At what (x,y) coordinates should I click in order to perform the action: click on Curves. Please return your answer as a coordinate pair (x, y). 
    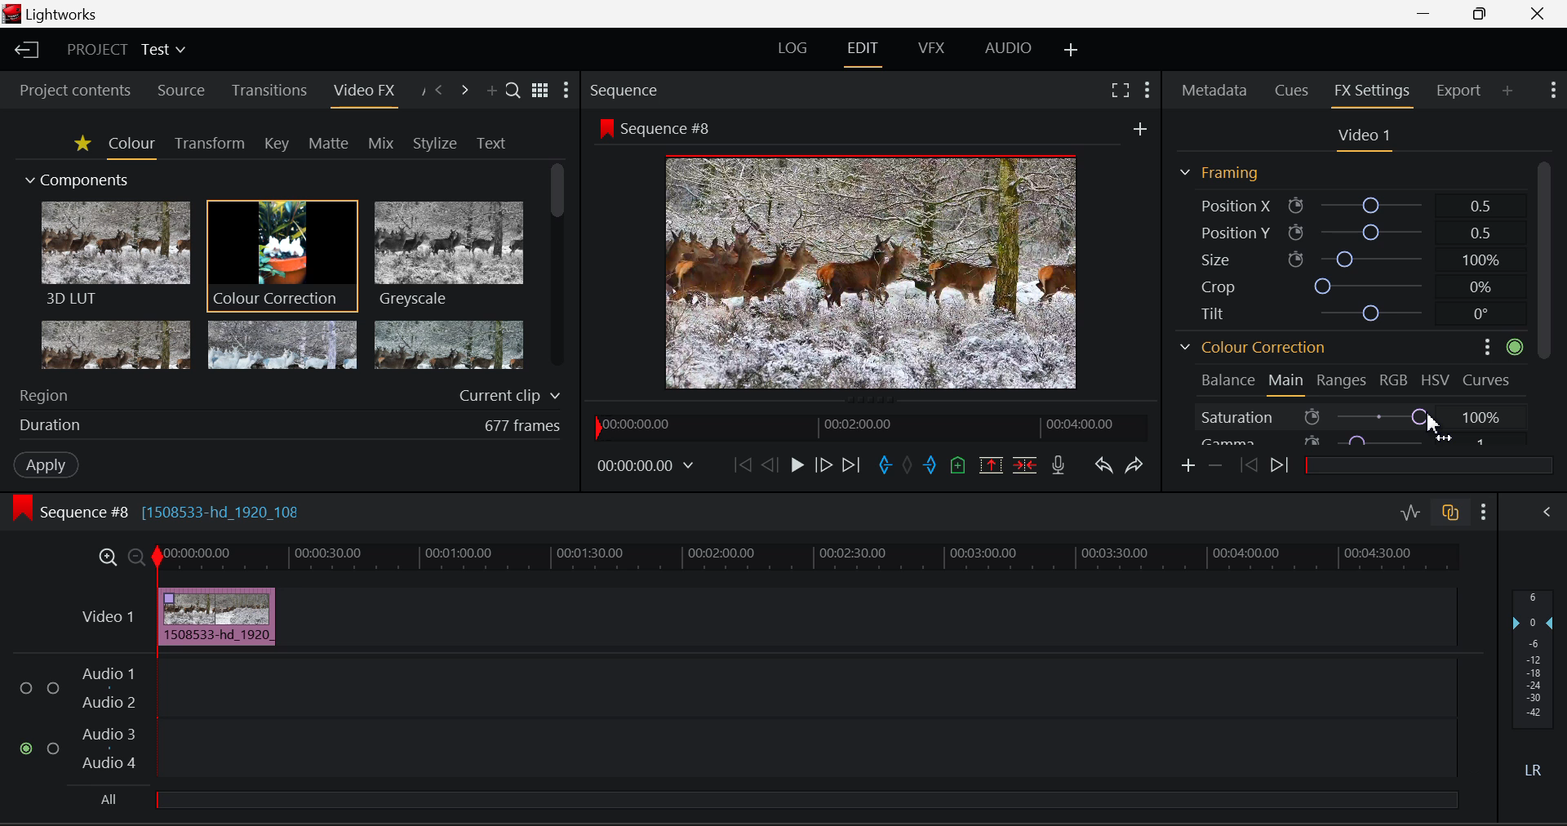
    Looking at the image, I should click on (1488, 378).